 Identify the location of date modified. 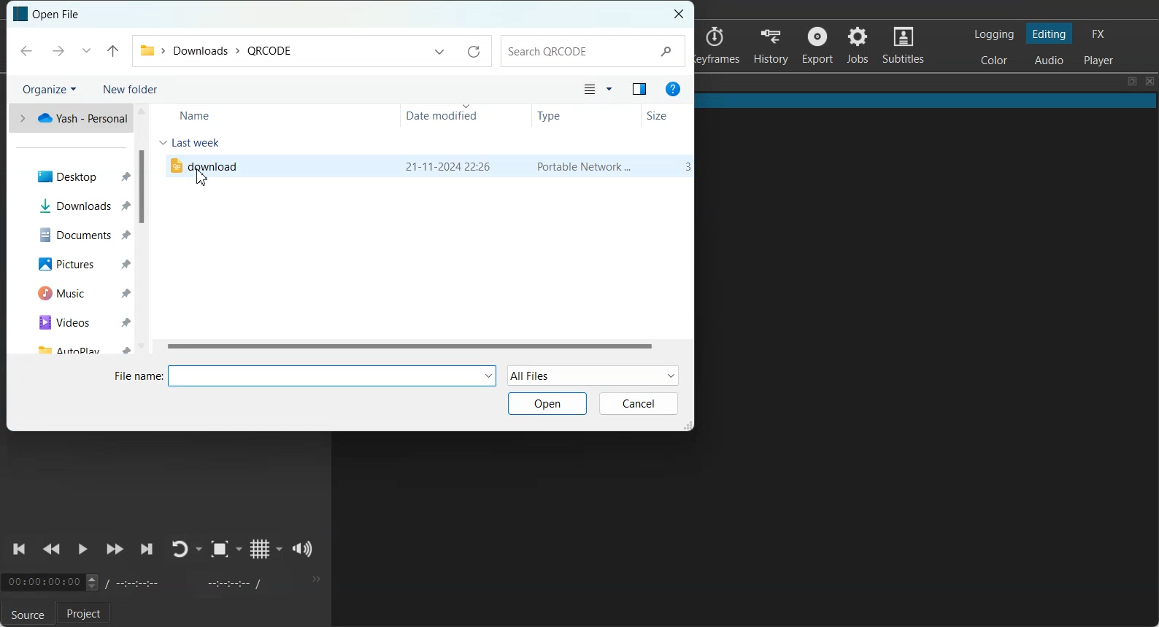
(448, 167).